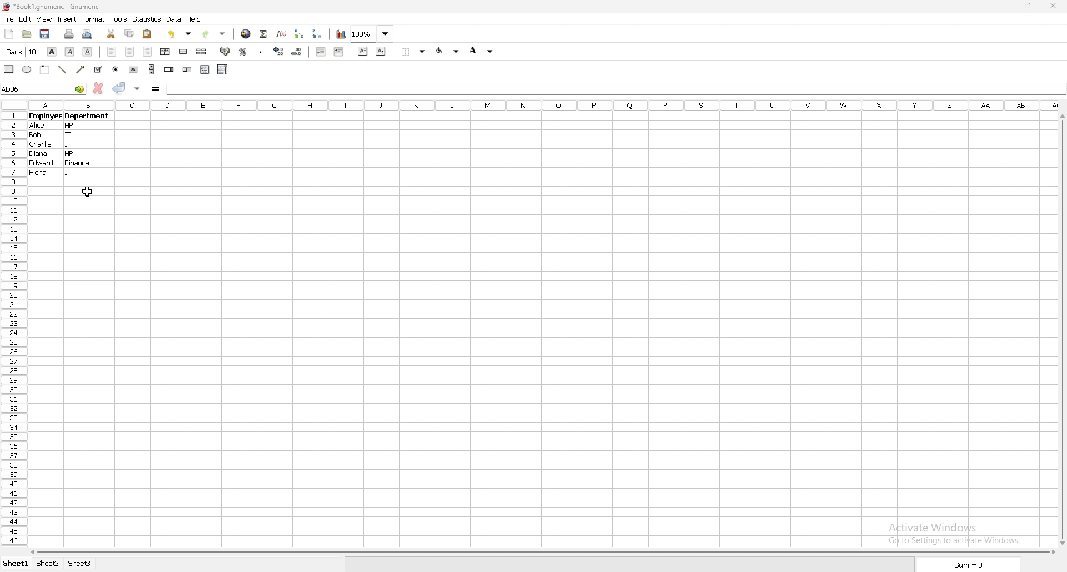  Describe the element at coordinates (37, 126) in the screenshot. I see `alice` at that location.